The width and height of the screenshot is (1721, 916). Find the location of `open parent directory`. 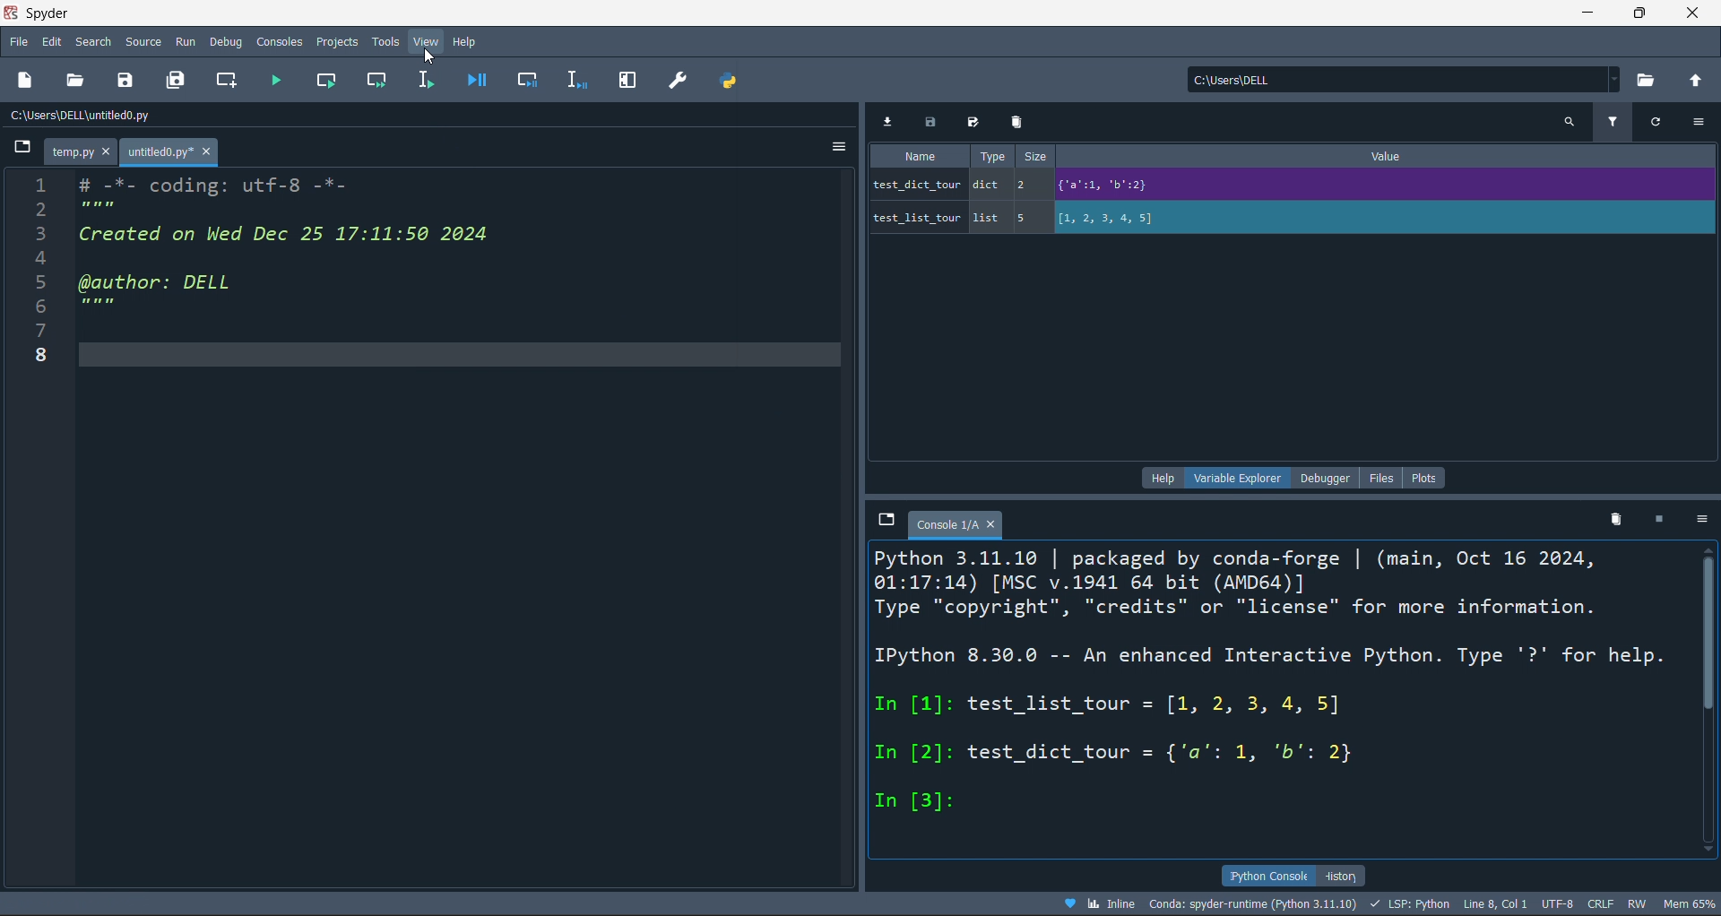

open parent directory is located at coordinates (1700, 80).